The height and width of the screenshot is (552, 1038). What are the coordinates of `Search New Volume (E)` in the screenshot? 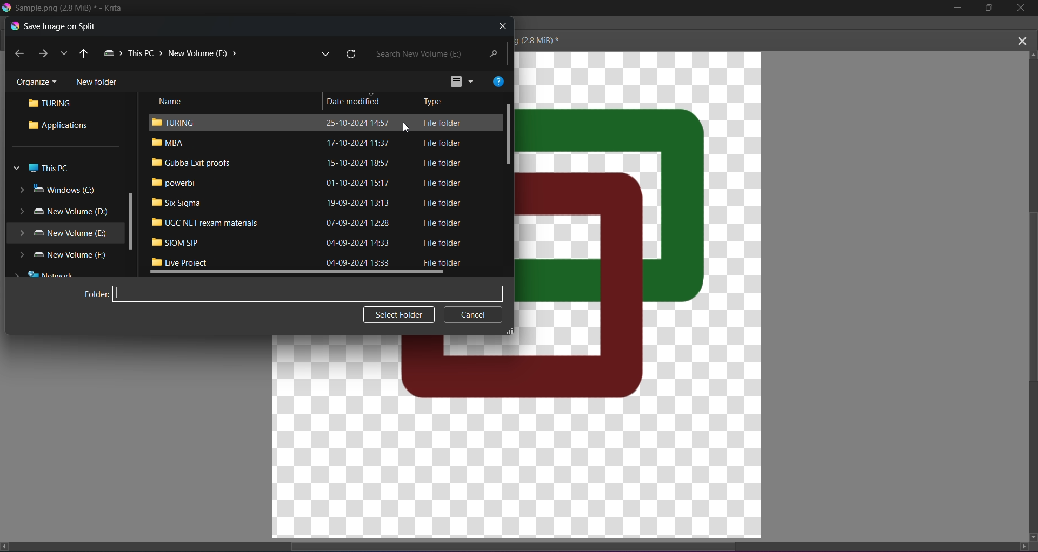 It's located at (441, 52).